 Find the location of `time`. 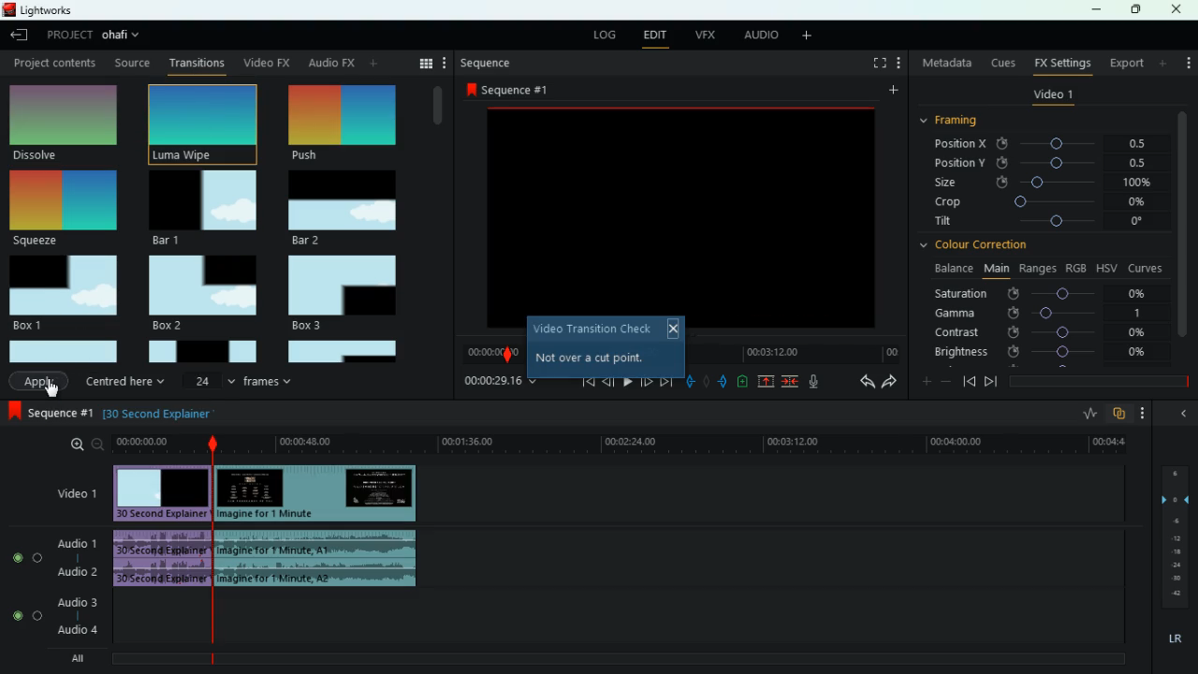

time is located at coordinates (493, 355).